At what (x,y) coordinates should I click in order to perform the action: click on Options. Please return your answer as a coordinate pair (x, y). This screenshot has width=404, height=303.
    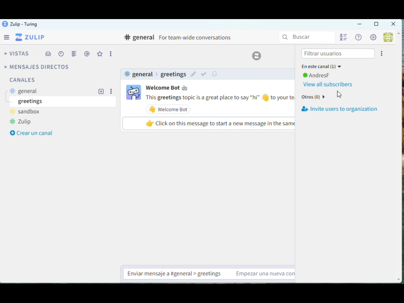
    Looking at the image, I should click on (111, 54).